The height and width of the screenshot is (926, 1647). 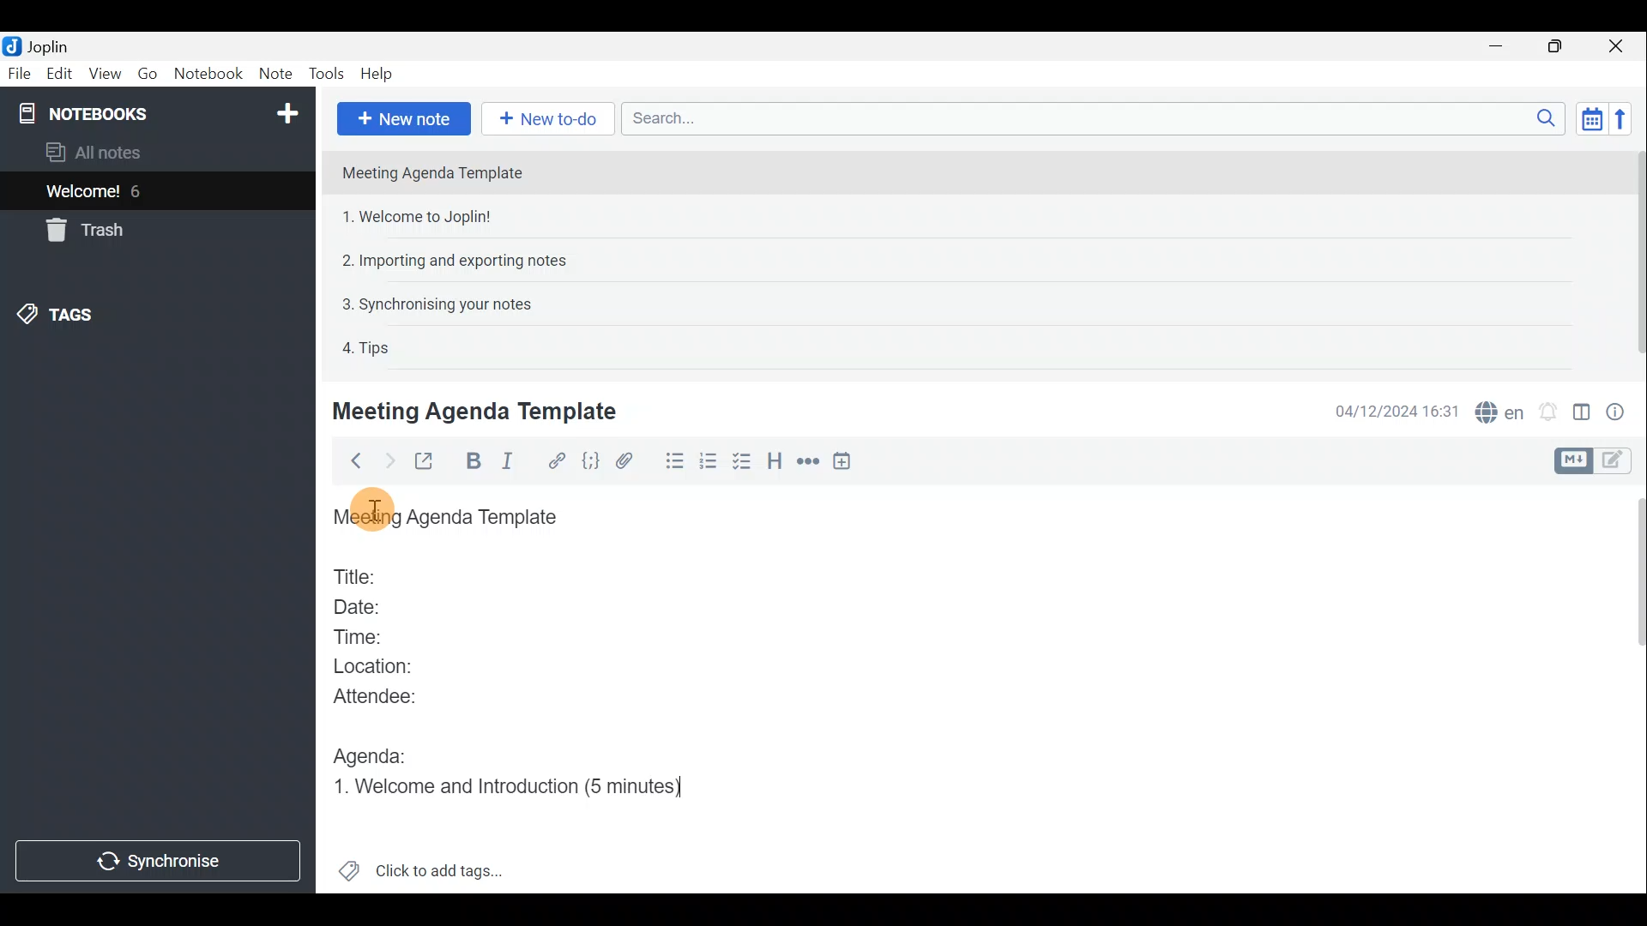 What do you see at coordinates (351, 464) in the screenshot?
I see `Back` at bounding box center [351, 464].